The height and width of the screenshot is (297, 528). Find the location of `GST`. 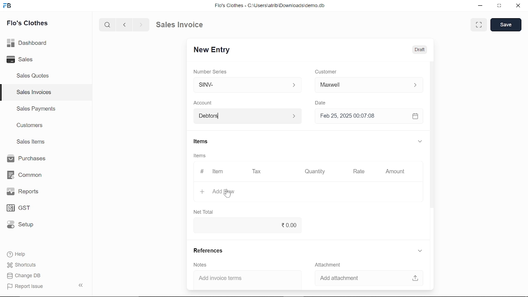

GST is located at coordinates (23, 207).